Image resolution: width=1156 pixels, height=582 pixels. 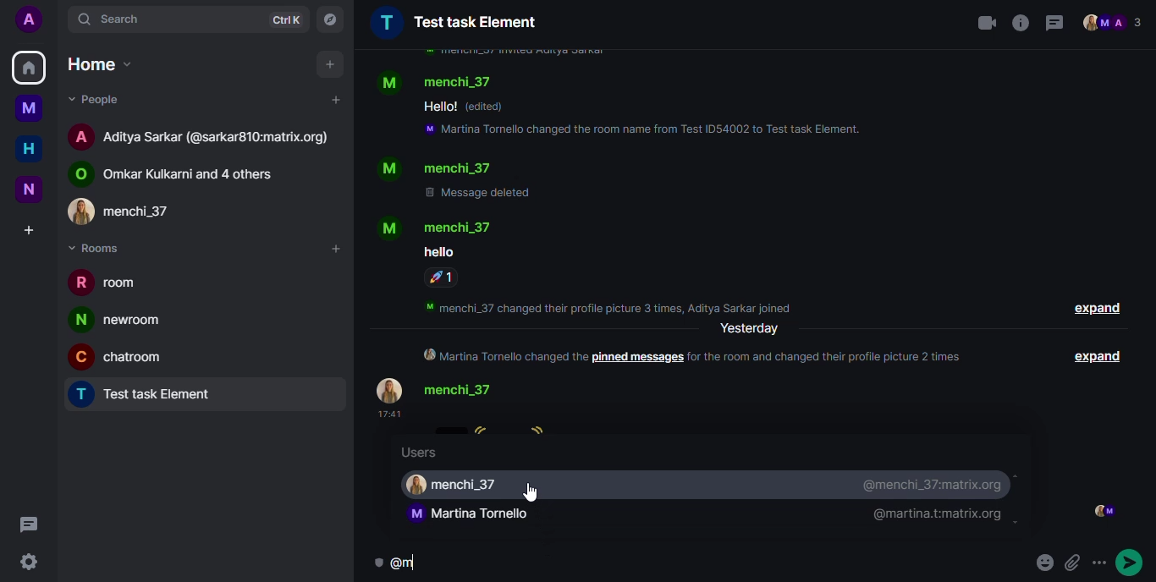 What do you see at coordinates (1137, 560) in the screenshot?
I see `more` at bounding box center [1137, 560].